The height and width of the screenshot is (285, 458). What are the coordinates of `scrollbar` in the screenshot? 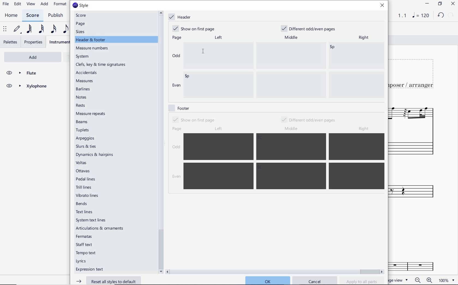 It's located at (160, 142).